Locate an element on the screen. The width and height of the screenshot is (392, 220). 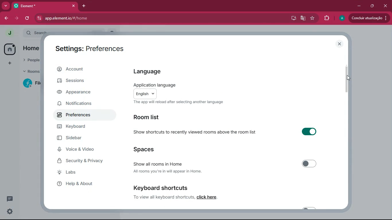
keyboard is located at coordinates (79, 127).